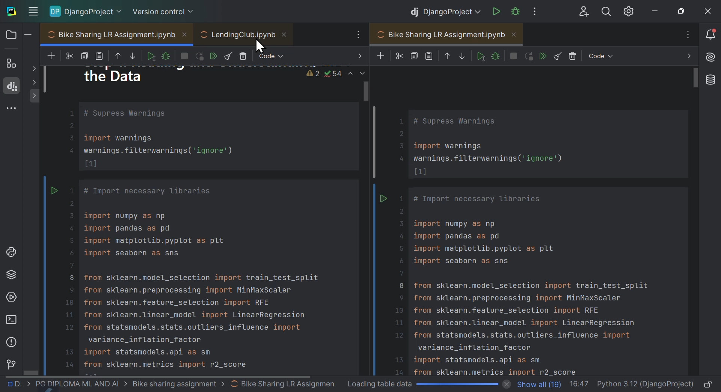  What do you see at coordinates (445, 10) in the screenshot?
I see `Django project` at bounding box center [445, 10].